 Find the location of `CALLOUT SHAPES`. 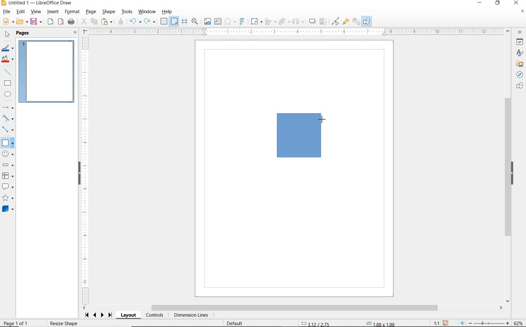

CALLOUT SHAPES is located at coordinates (8, 187).